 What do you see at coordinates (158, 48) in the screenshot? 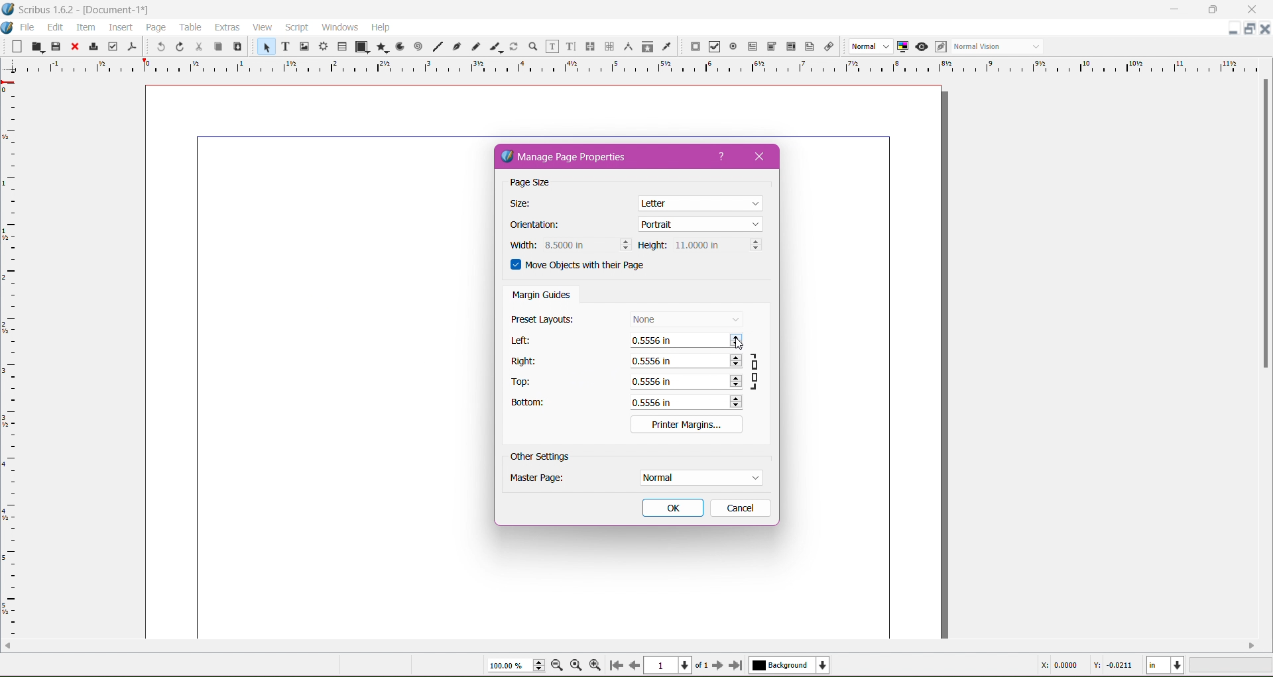
I see `Undo` at bounding box center [158, 48].